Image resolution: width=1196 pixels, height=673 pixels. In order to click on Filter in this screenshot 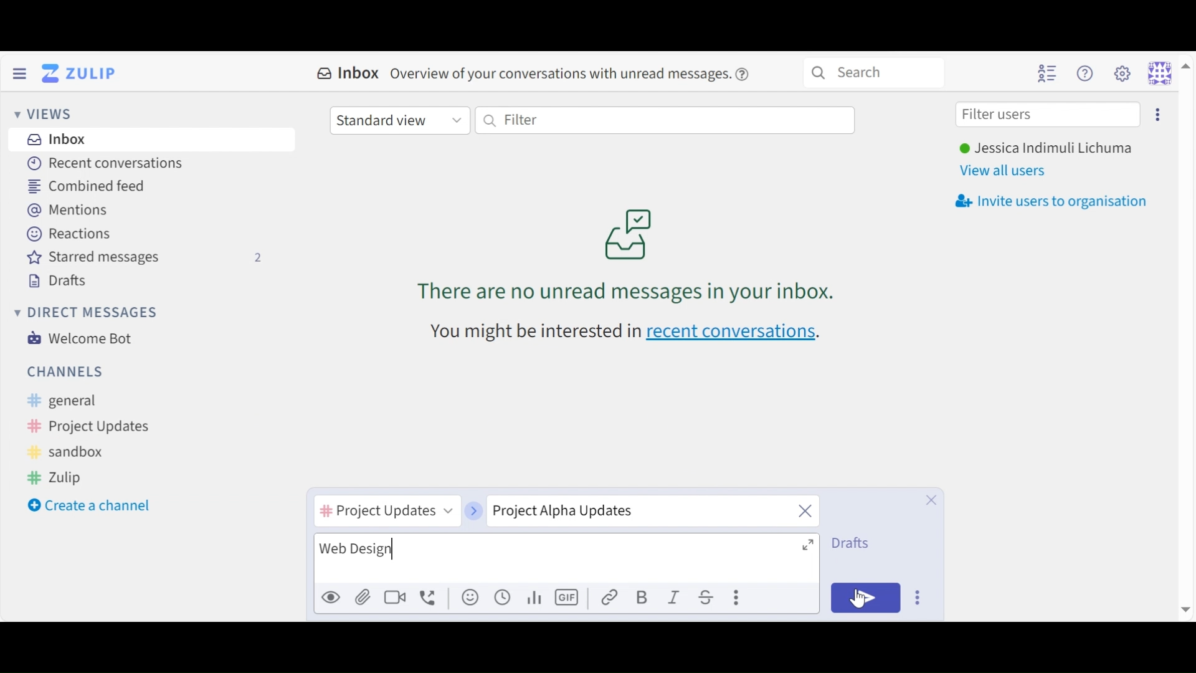, I will do `click(665, 120)`.